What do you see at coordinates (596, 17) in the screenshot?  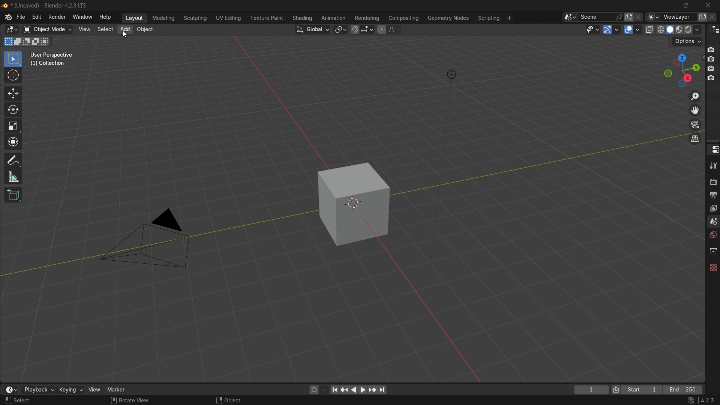 I see `scene name` at bounding box center [596, 17].